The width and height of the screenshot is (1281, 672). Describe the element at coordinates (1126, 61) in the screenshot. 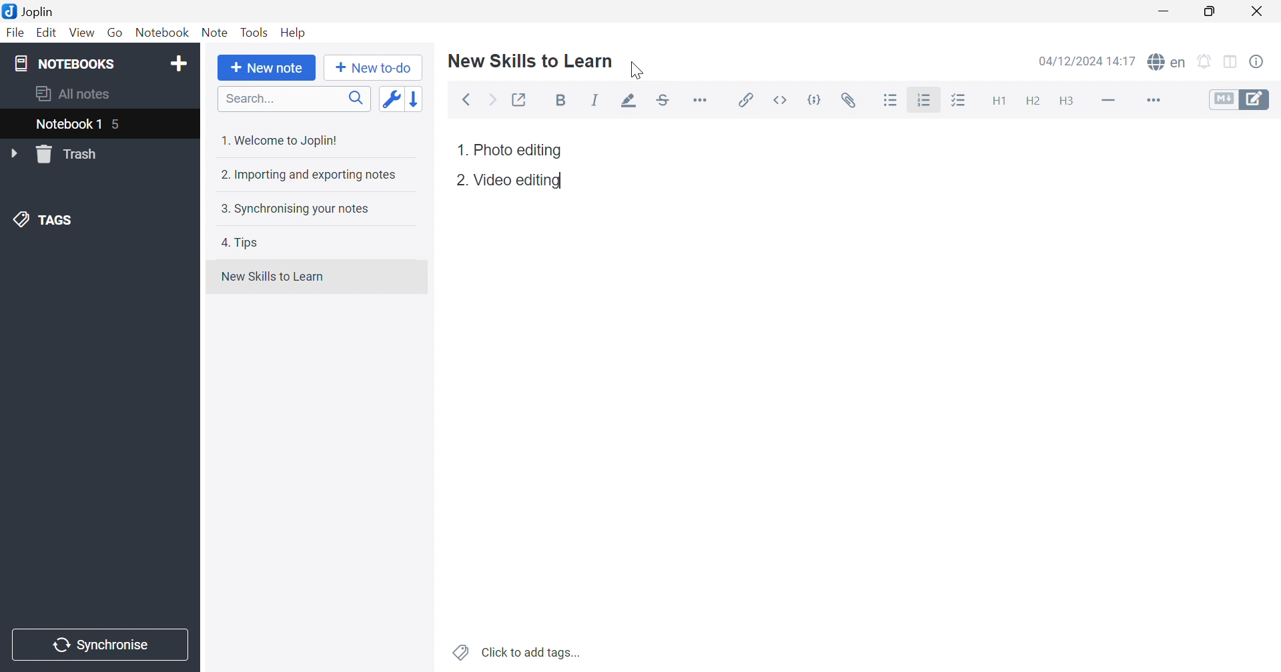

I see `14:15` at that location.